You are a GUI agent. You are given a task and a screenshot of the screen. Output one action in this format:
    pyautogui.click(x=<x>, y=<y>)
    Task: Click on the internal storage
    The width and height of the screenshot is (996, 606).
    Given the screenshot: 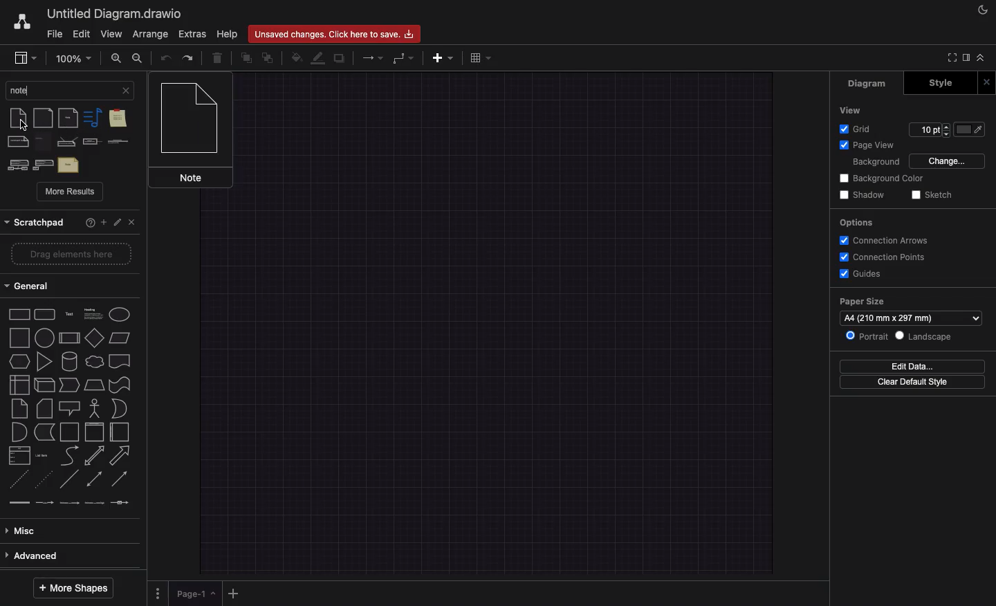 What is the action you would take?
    pyautogui.click(x=18, y=385)
    